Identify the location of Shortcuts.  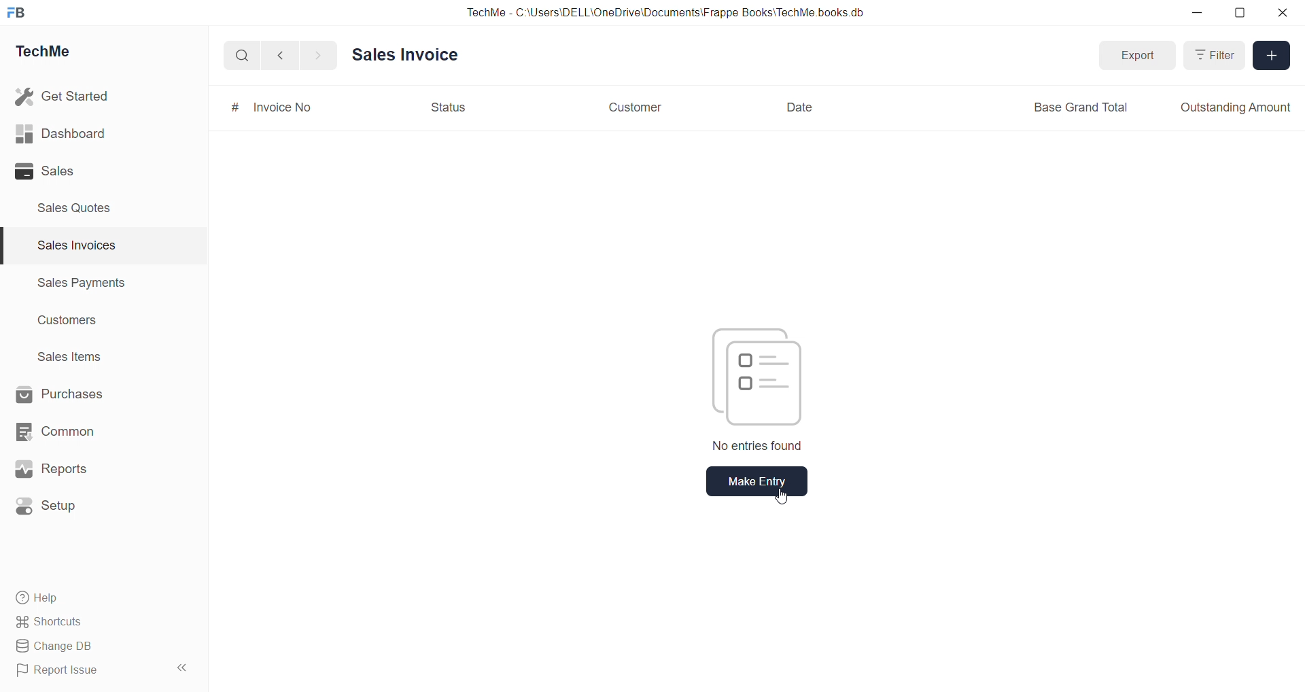
(51, 622).